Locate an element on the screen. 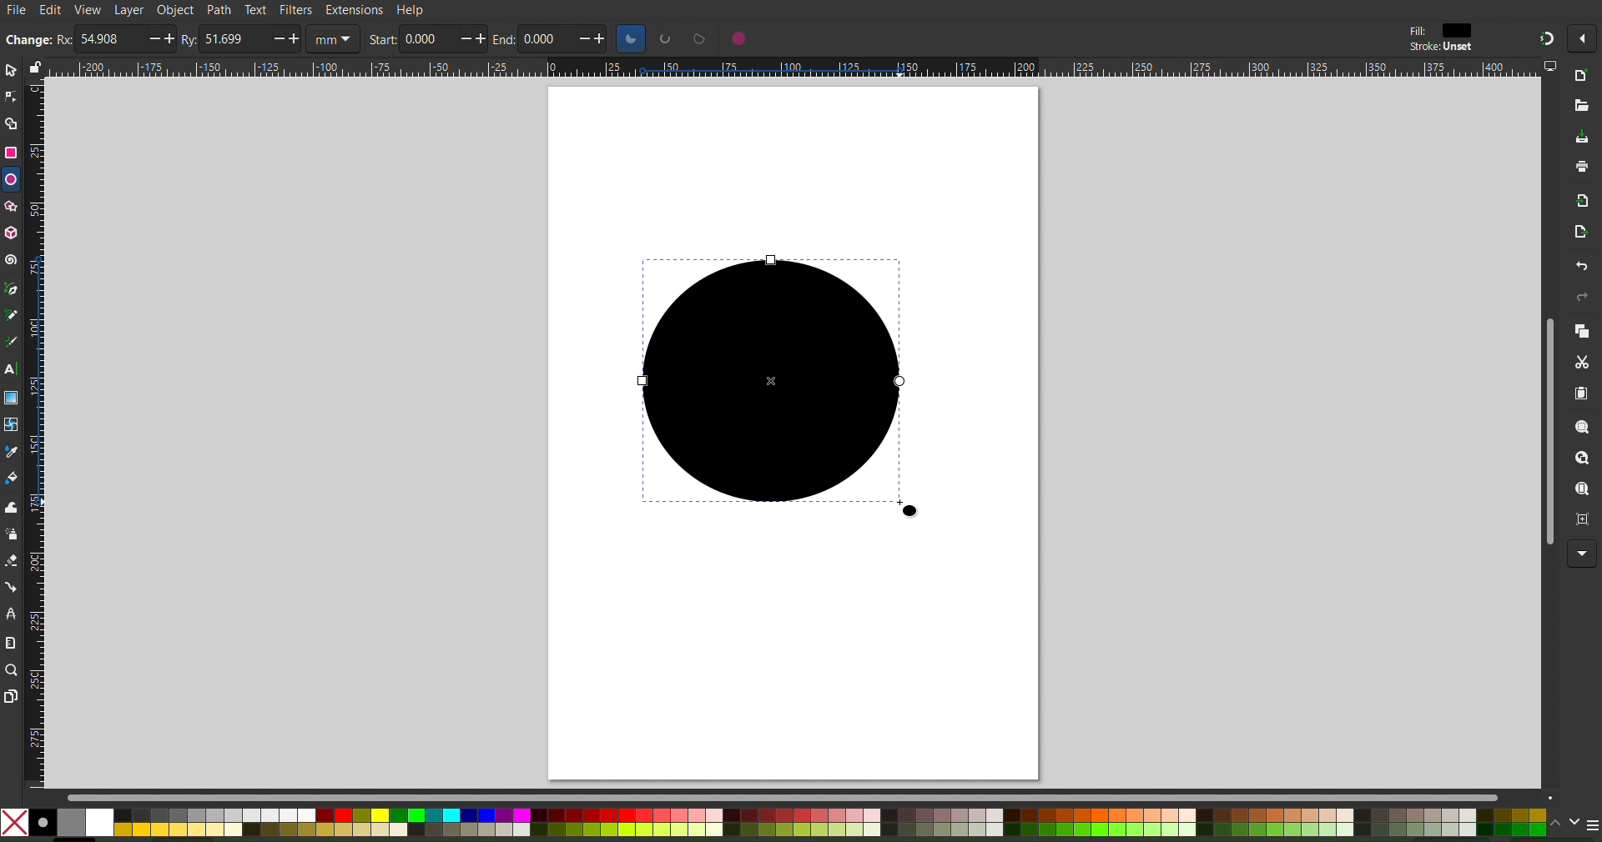 This screenshot has height=842, width=1602. Node Tool is located at coordinates (10, 99).